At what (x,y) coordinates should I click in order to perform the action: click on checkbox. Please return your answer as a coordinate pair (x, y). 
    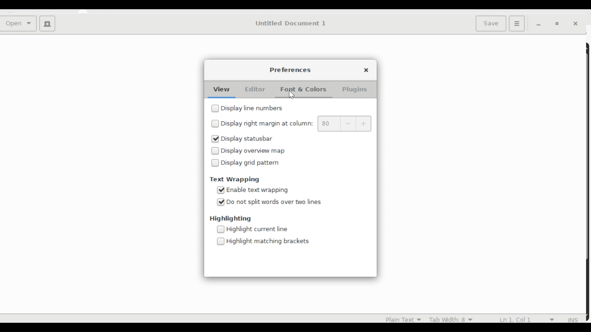
    Looking at the image, I should click on (220, 230).